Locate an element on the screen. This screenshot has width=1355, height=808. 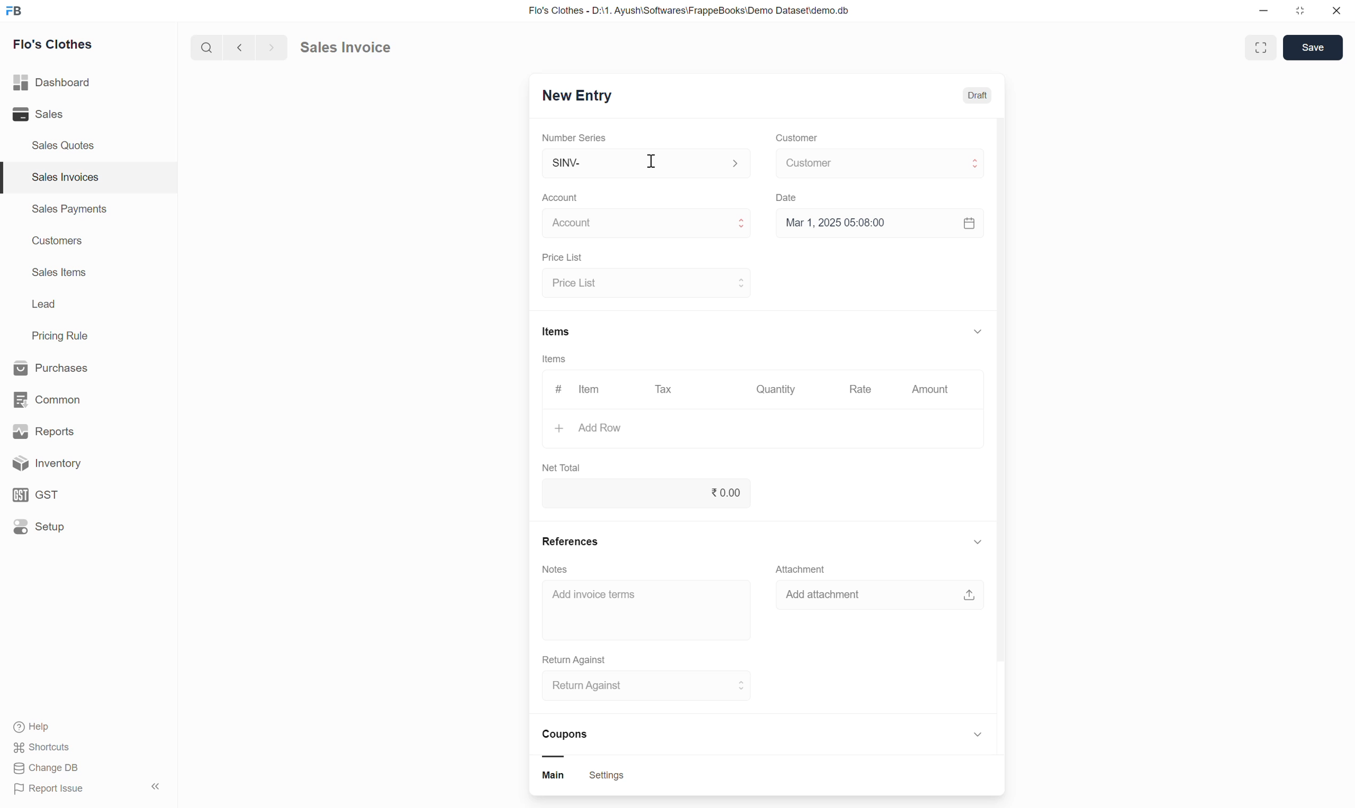
Items is located at coordinates (554, 361).